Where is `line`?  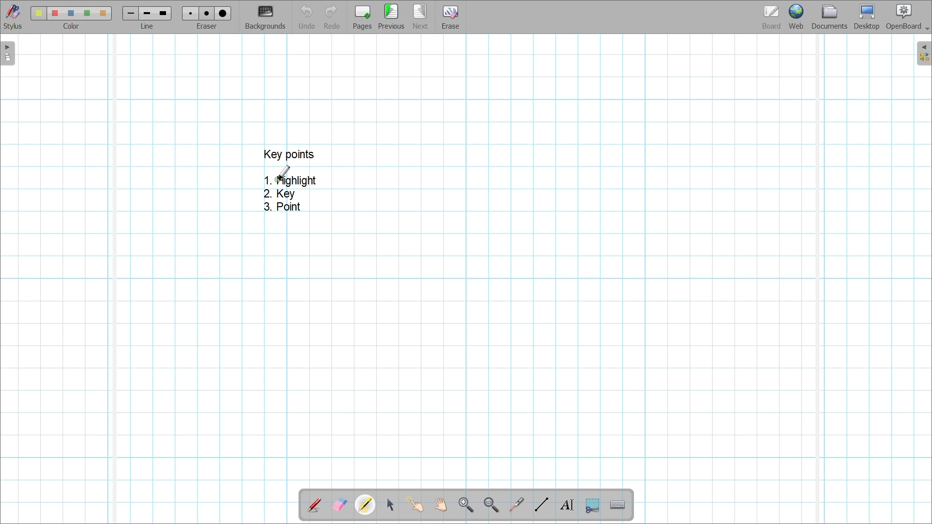
line is located at coordinates (150, 27).